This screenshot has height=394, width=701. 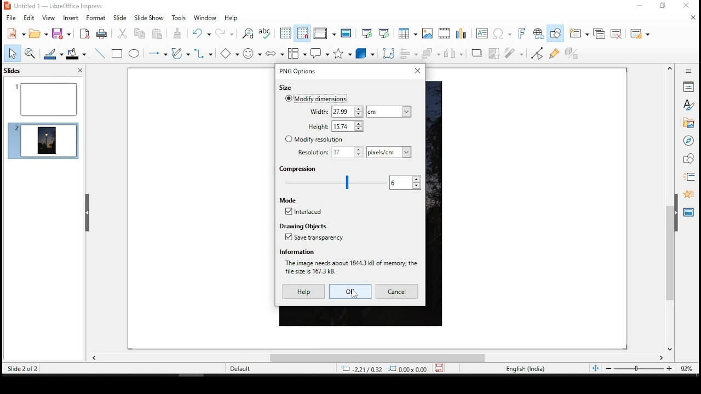 What do you see at coordinates (305, 292) in the screenshot?
I see `help` at bounding box center [305, 292].